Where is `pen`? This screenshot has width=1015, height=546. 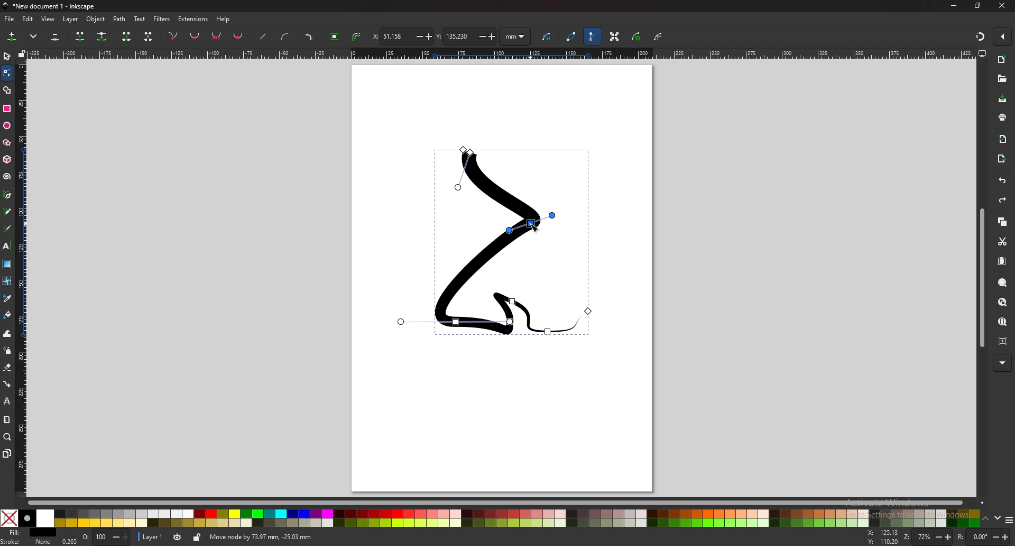 pen is located at coordinates (7, 195).